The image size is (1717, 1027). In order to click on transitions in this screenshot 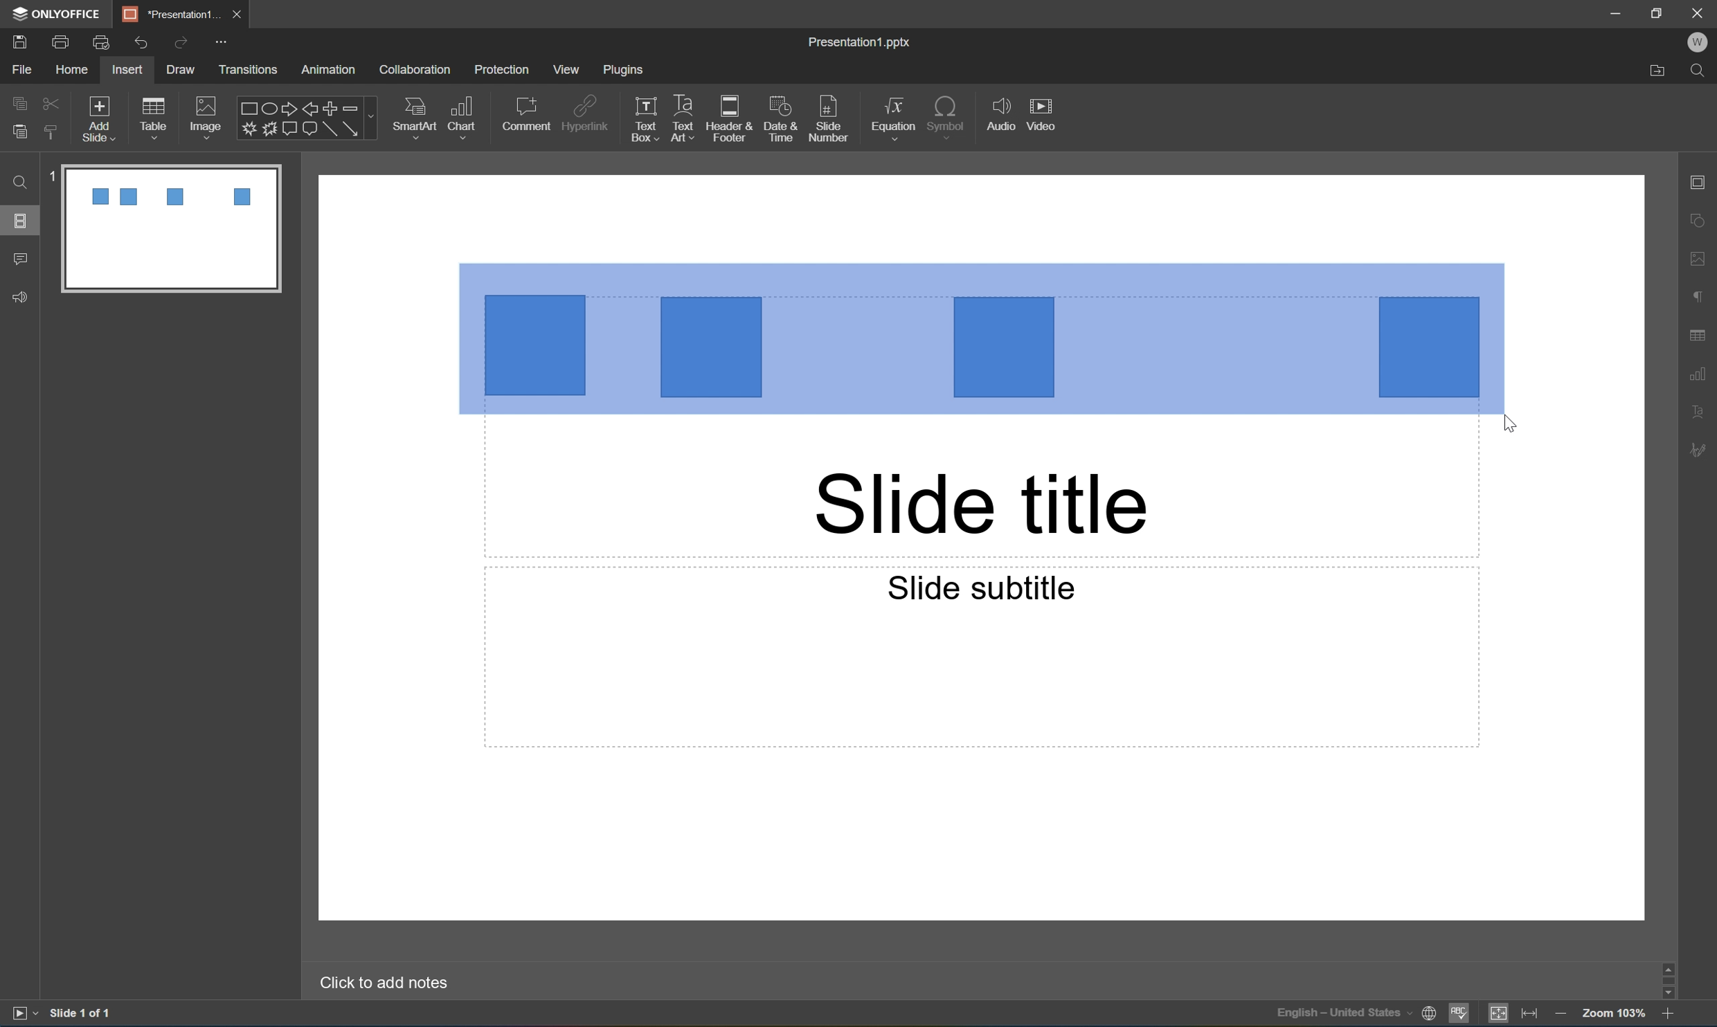, I will do `click(250, 69)`.